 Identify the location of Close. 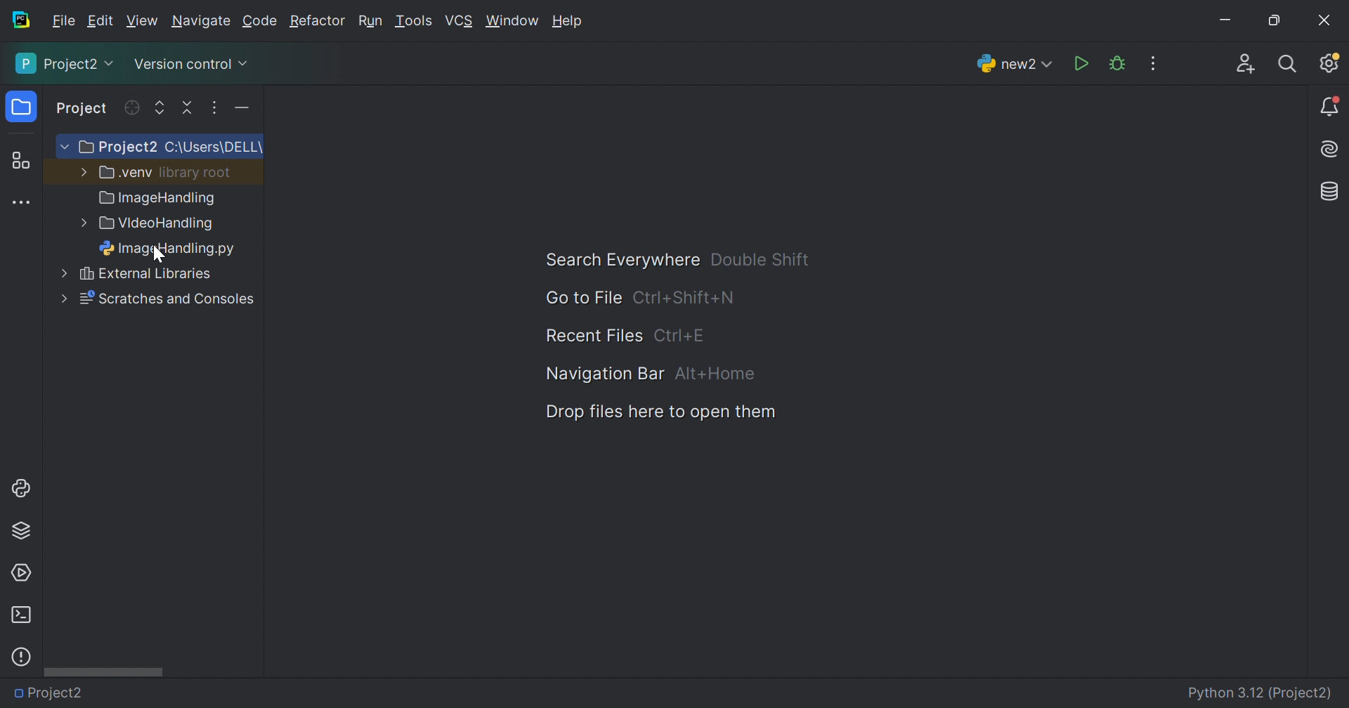
(1324, 20).